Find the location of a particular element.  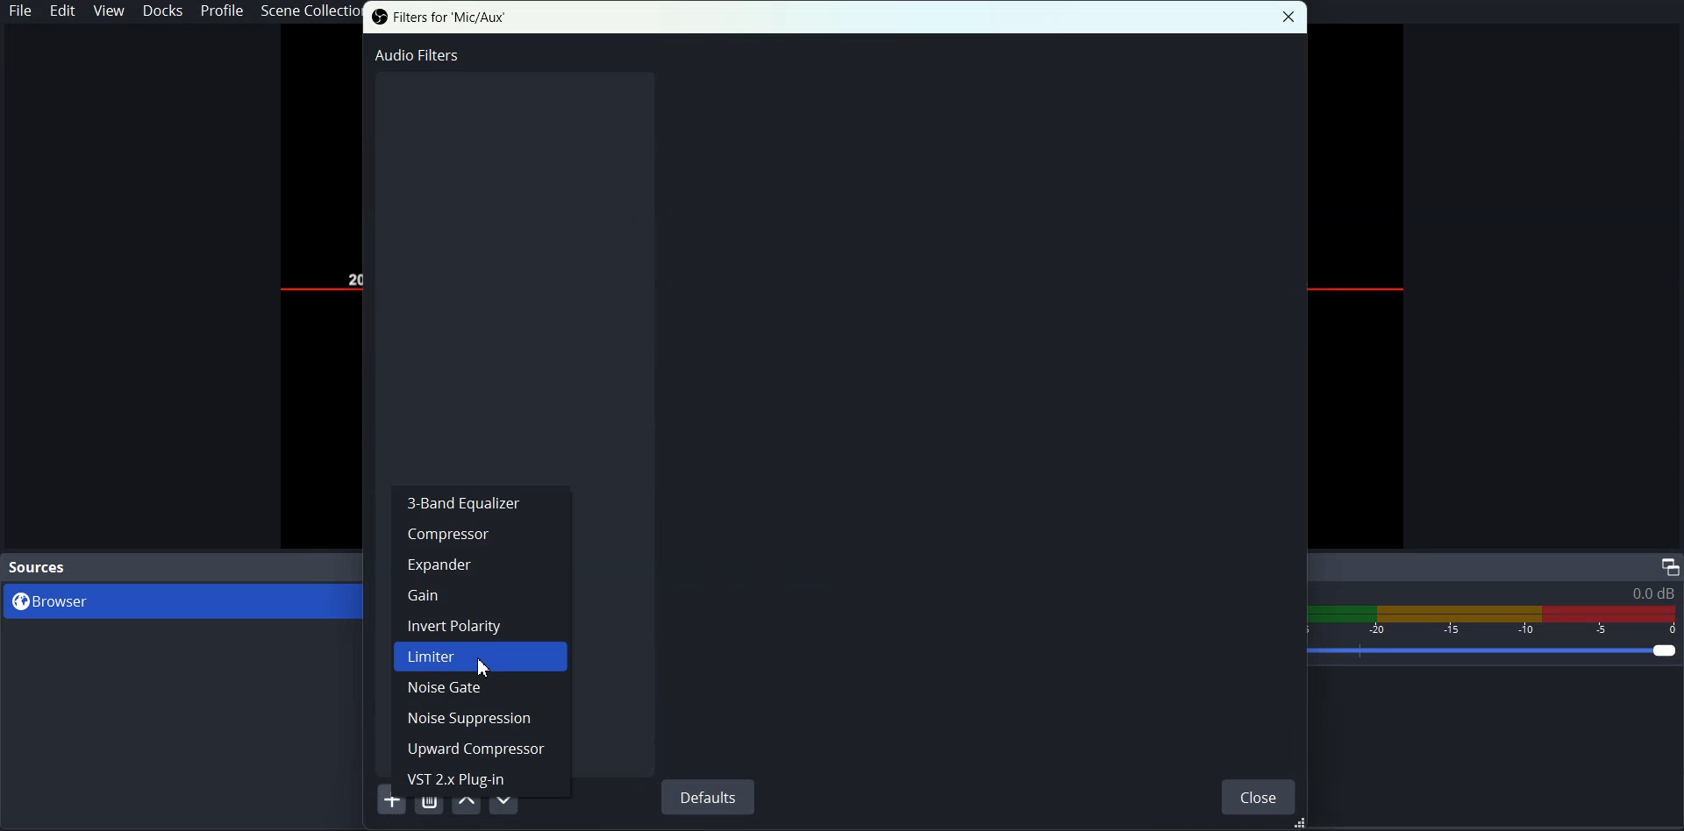

0.0 db is located at coordinates (1652, 593).